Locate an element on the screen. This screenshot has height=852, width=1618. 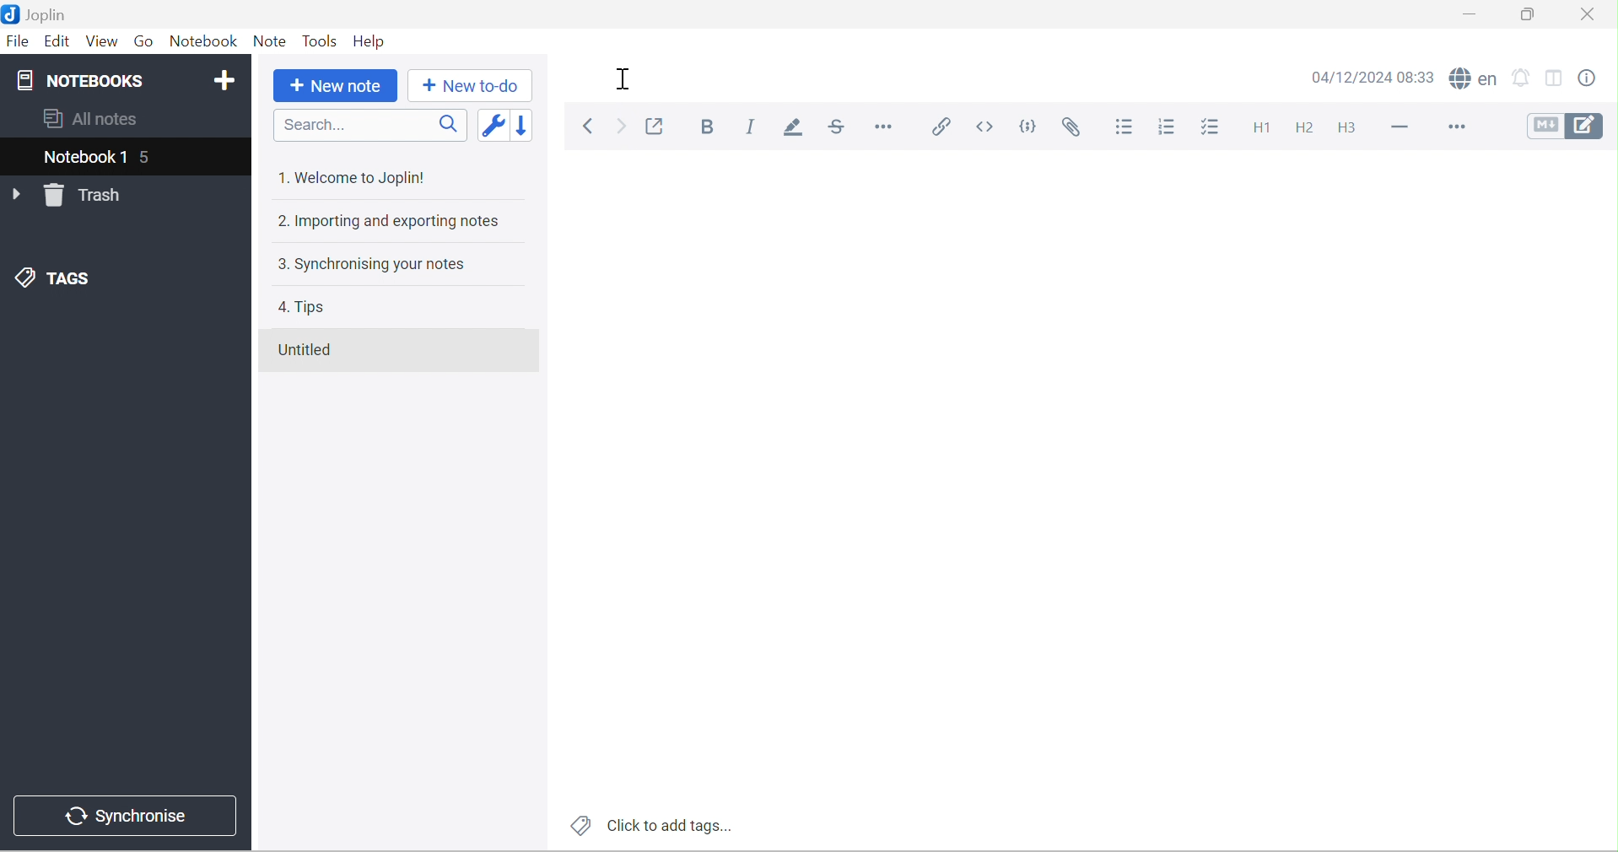
All notes is located at coordinates (94, 120).